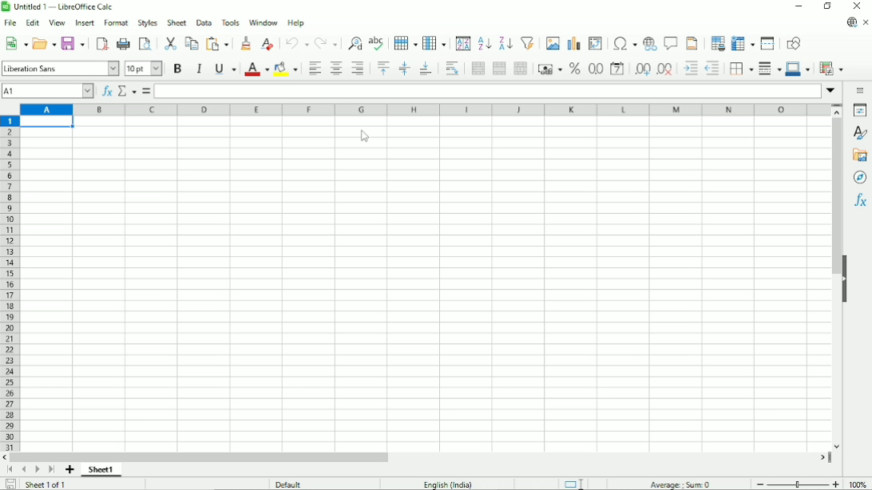 Image resolution: width=872 pixels, height=490 pixels. What do you see at coordinates (521, 69) in the screenshot?
I see `Unmerge cells` at bounding box center [521, 69].